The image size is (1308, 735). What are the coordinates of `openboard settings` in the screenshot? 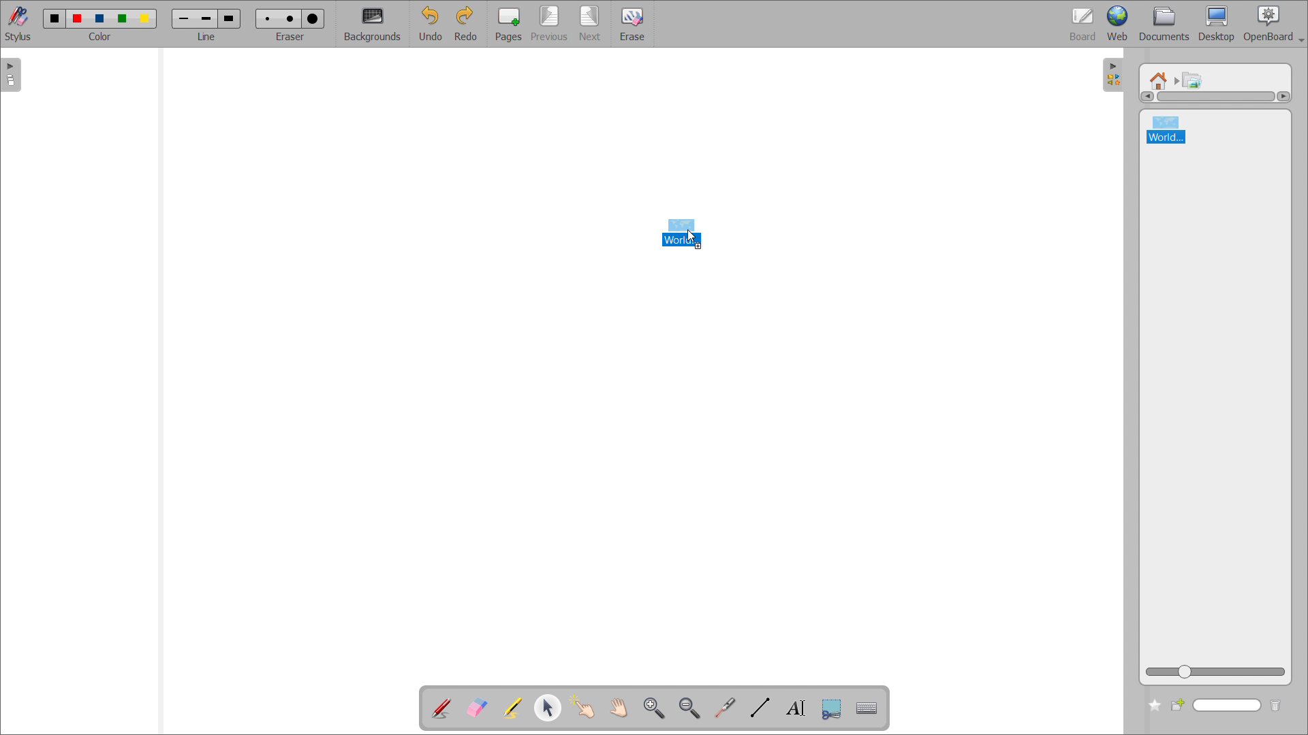 It's located at (1273, 24).